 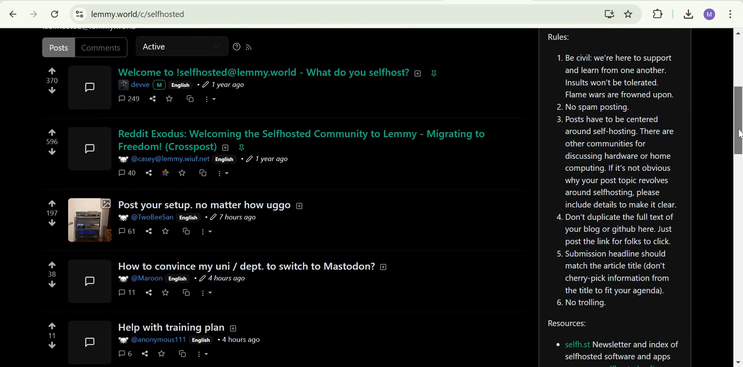 What do you see at coordinates (166, 231) in the screenshot?
I see `save` at bounding box center [166, 231].